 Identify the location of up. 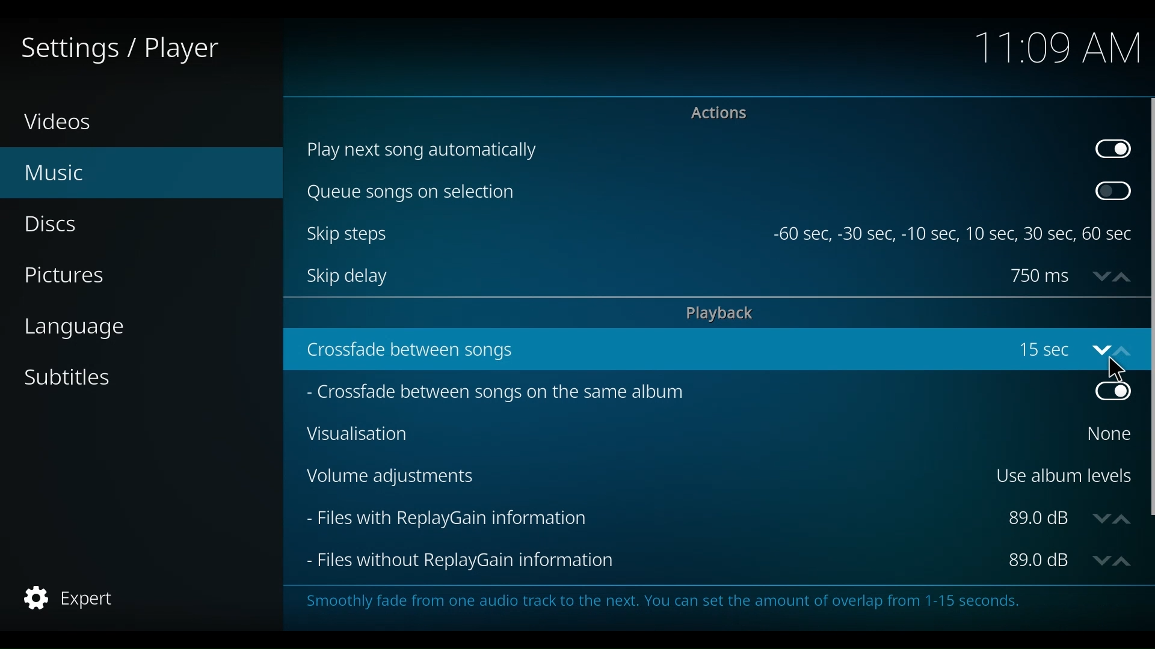
(1124, 275).